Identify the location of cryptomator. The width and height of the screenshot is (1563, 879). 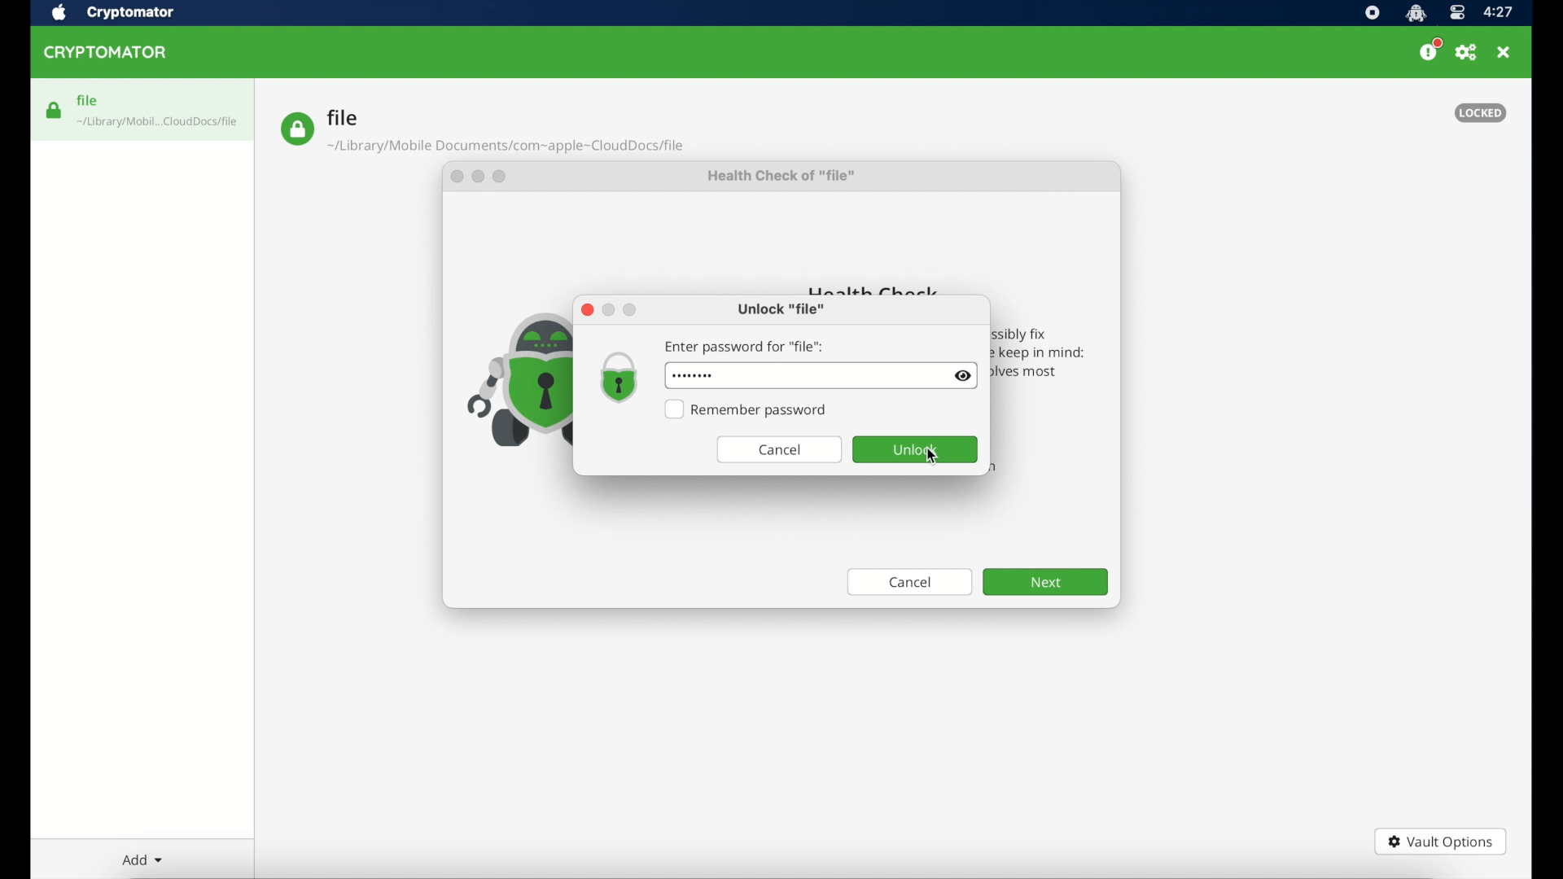
(108, 53).